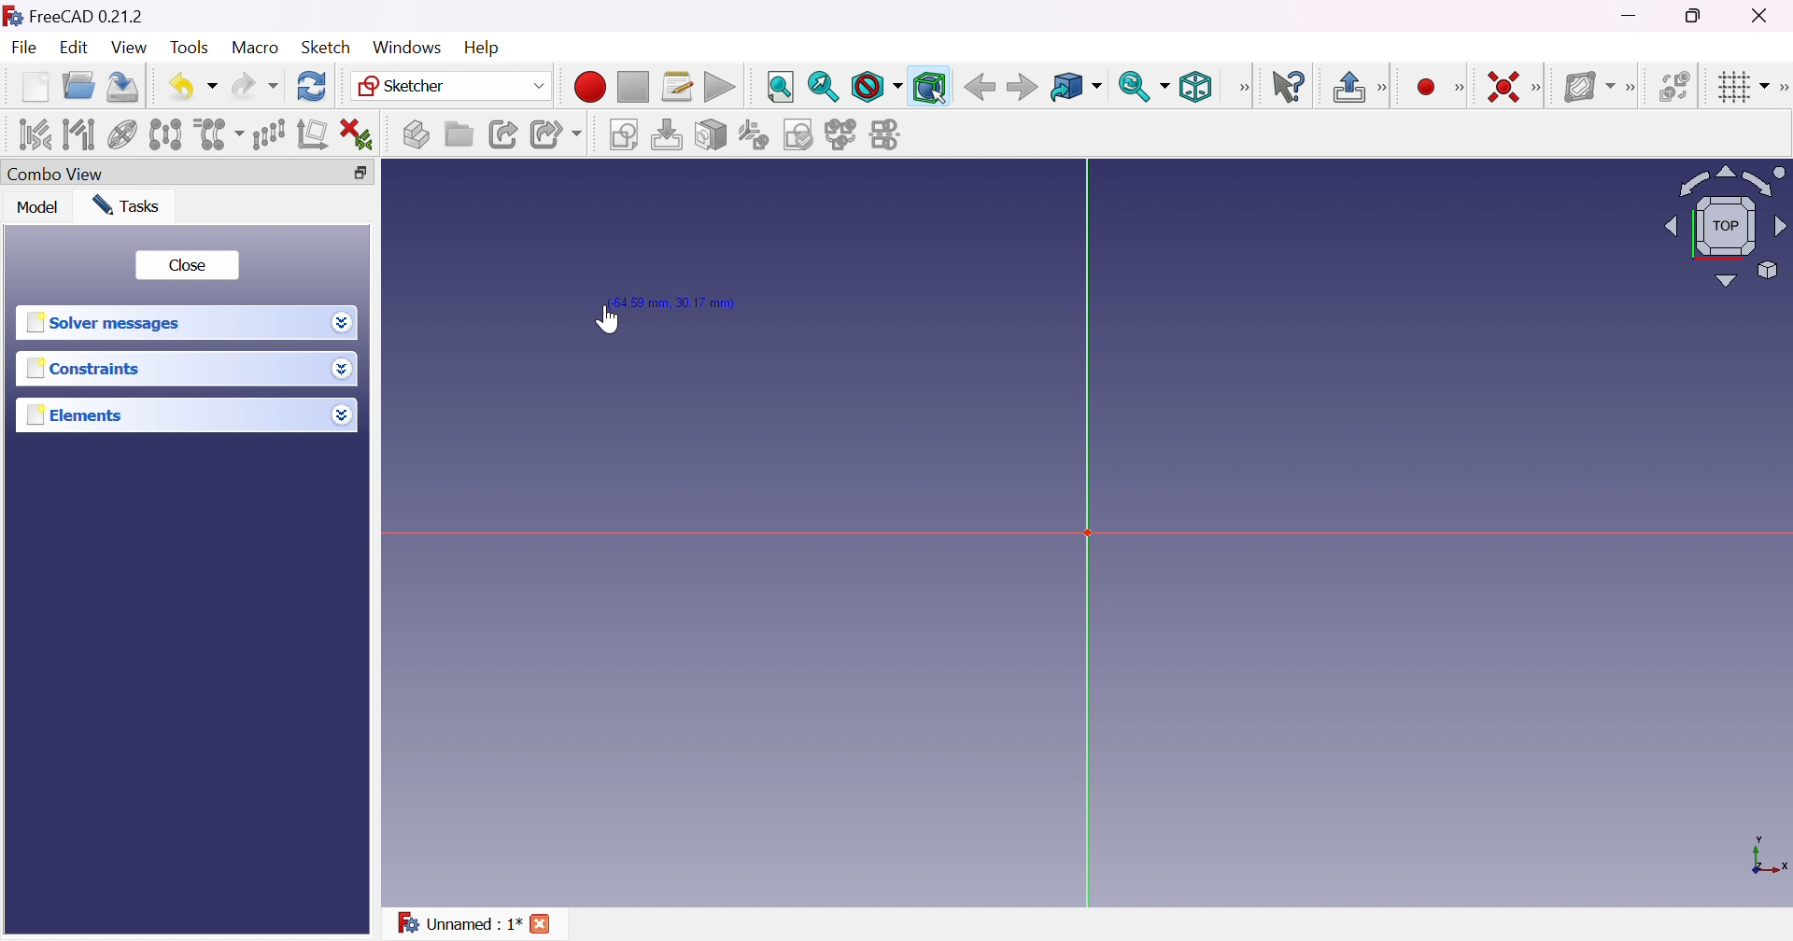 The image size is (1793, 941). Describe the element at coordinates (1762, 17) in the screenshot. I see `Close` at that location.